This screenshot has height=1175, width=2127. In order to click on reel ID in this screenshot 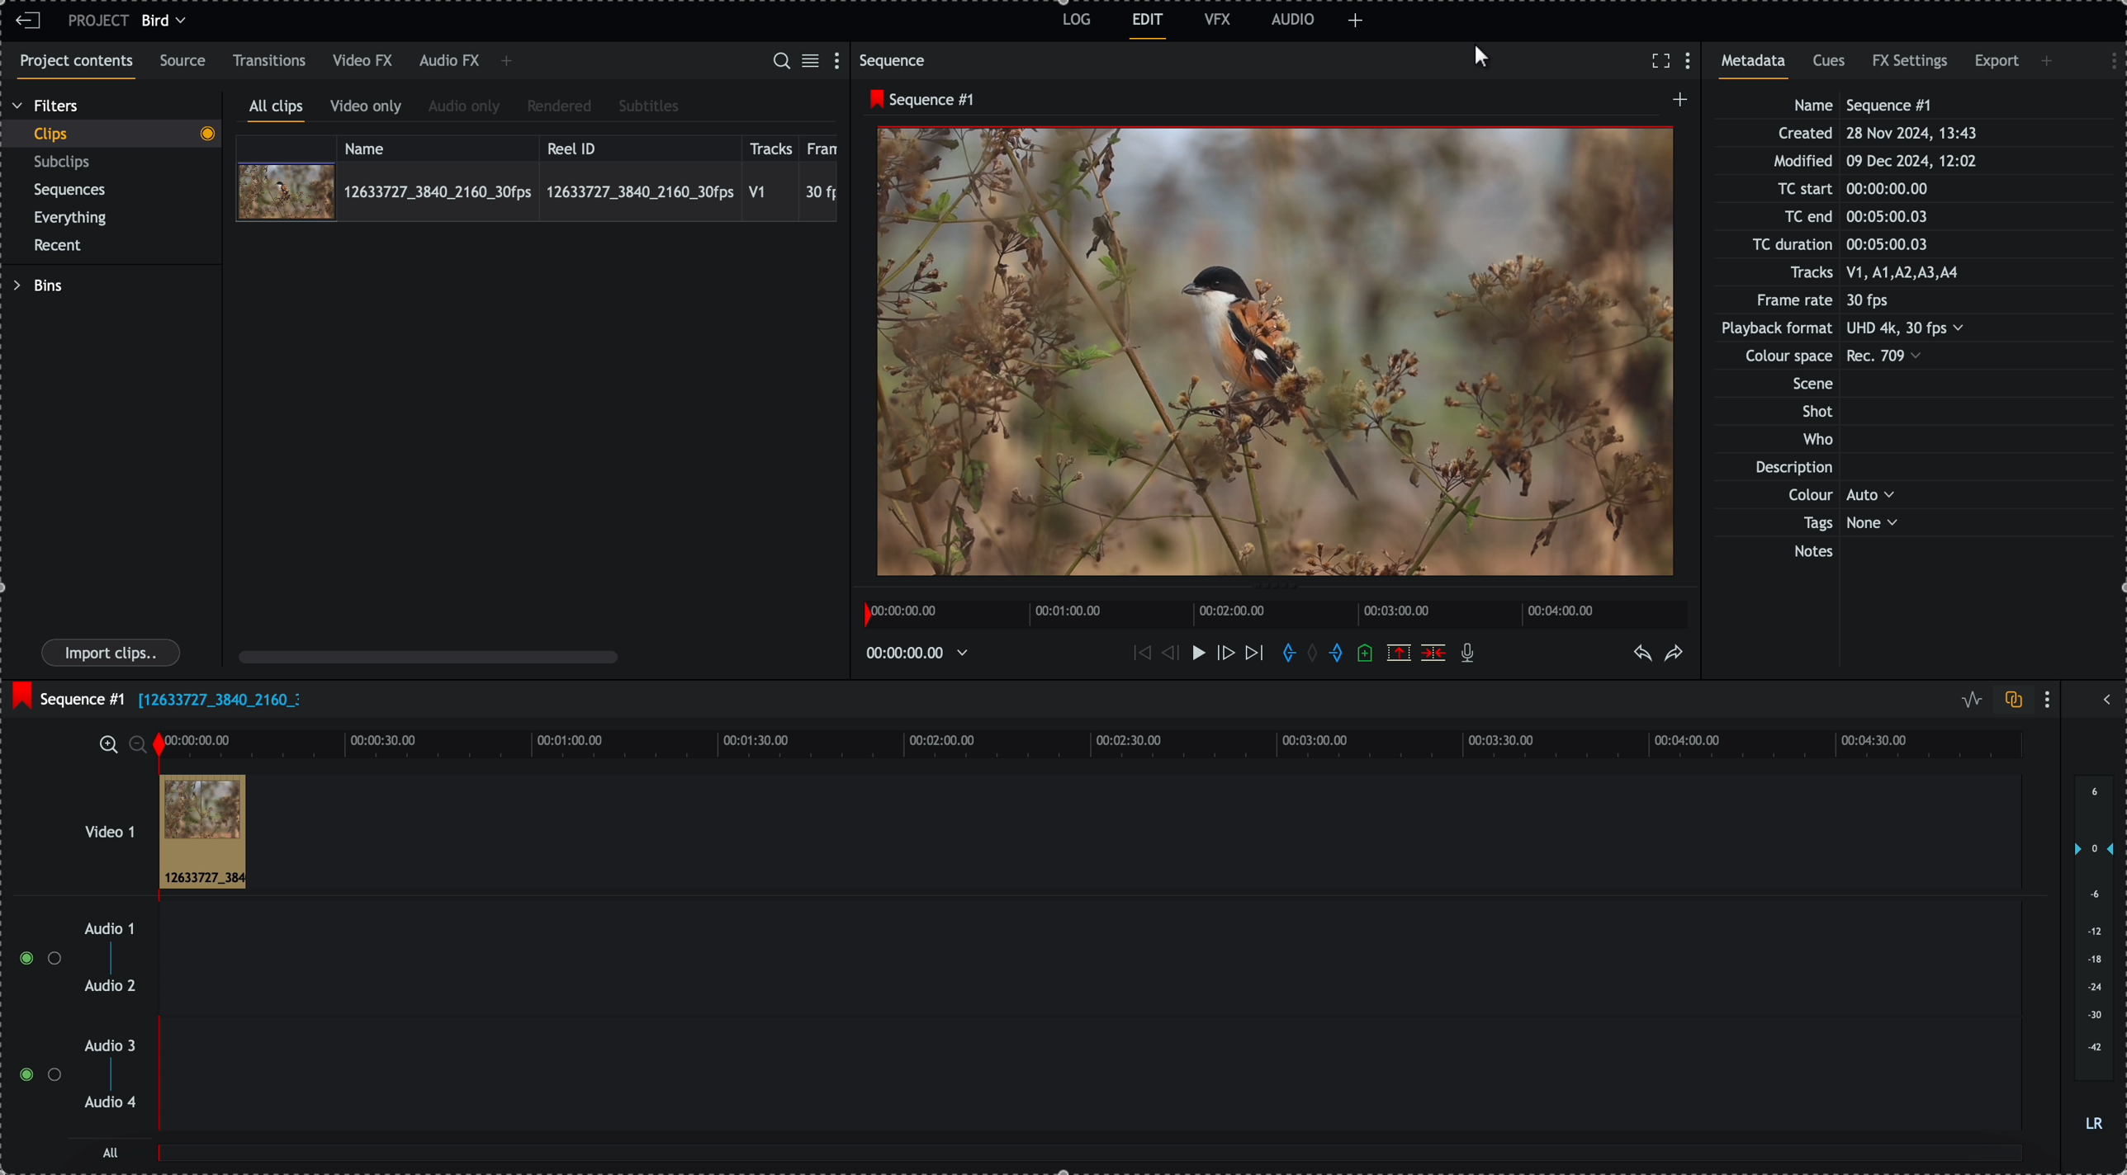, I will do `click(638, 145)`.